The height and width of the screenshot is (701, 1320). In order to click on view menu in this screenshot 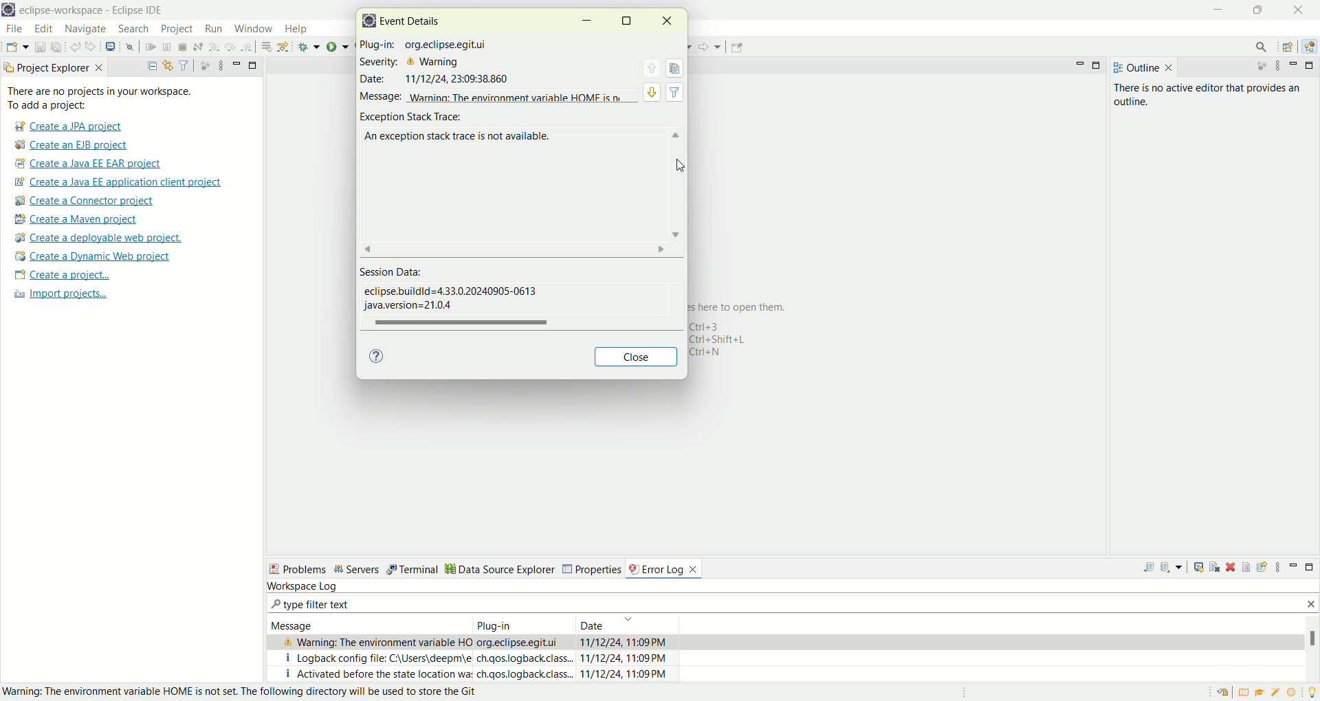, I will do `click(218, 65)`.